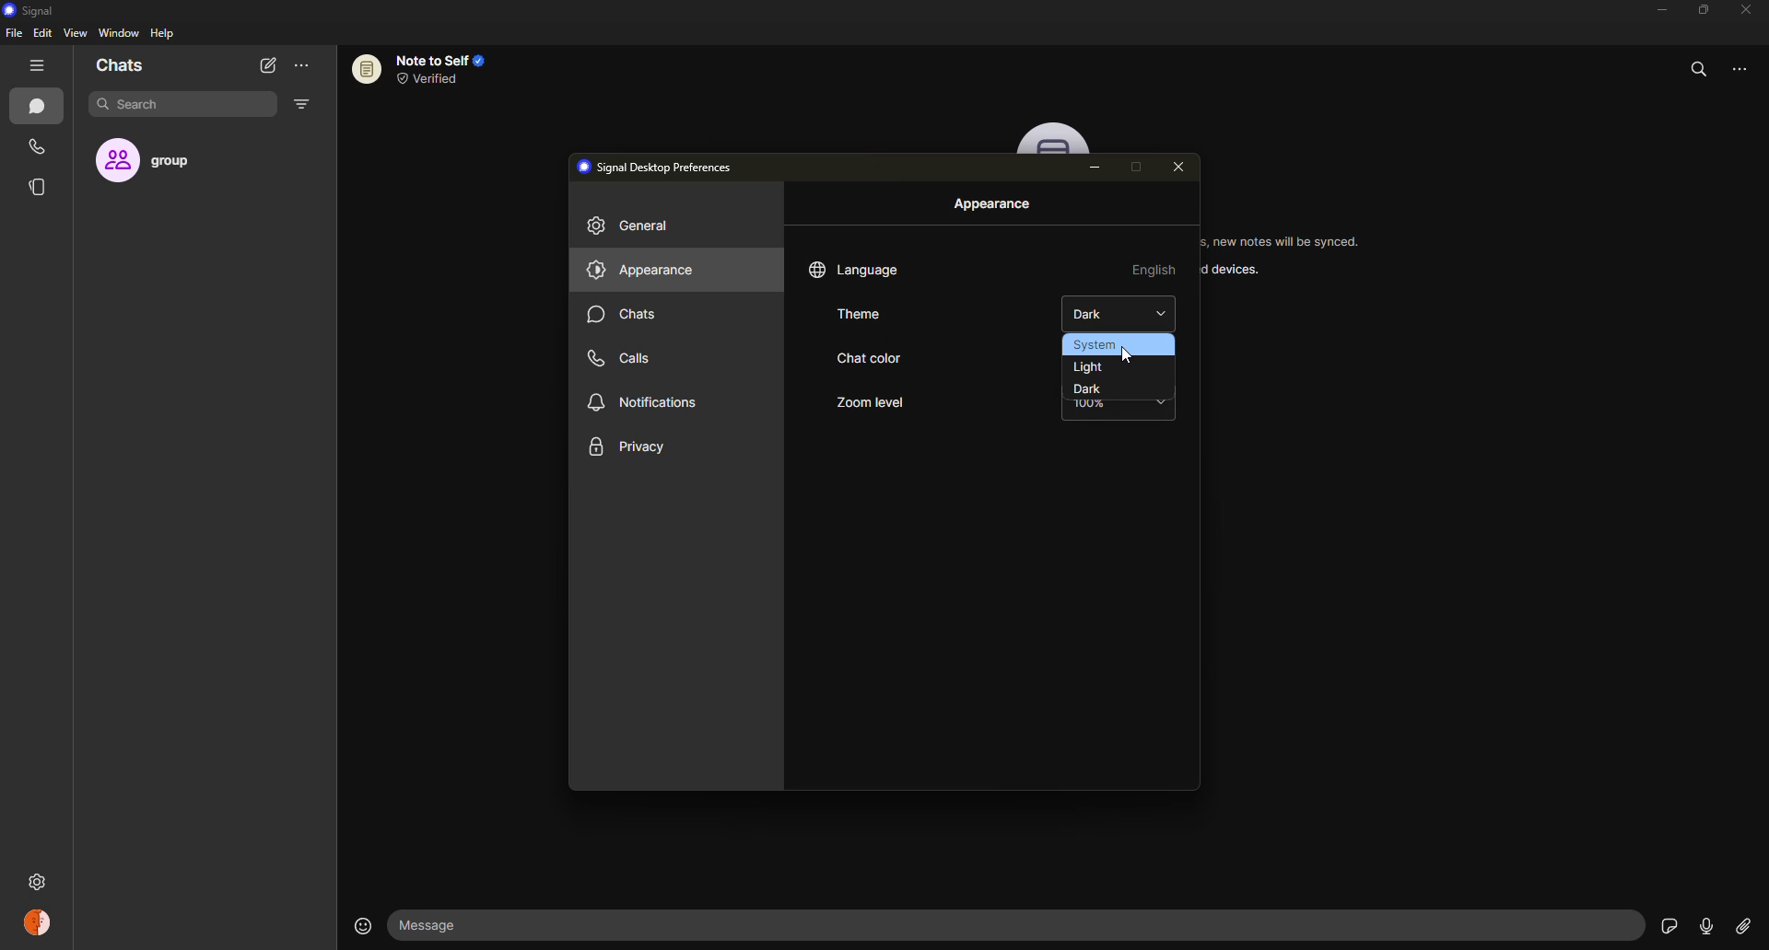  I want to click on new chat, so click(267, 64).